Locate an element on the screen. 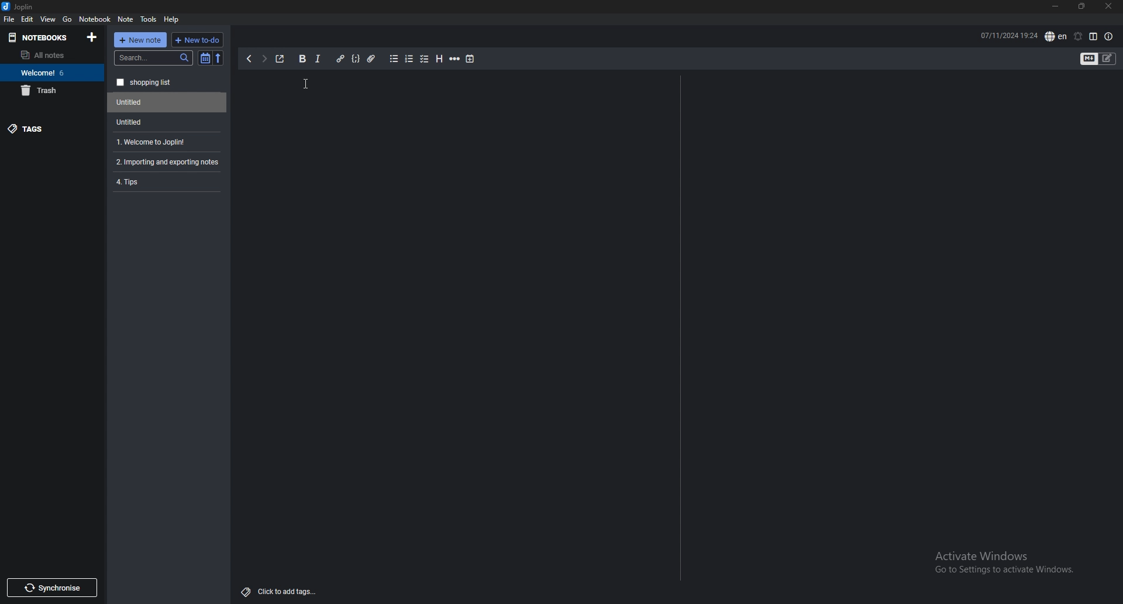 The width and height of the screenshot is (1123, 604). all notes is located at coordinates (50, 55).